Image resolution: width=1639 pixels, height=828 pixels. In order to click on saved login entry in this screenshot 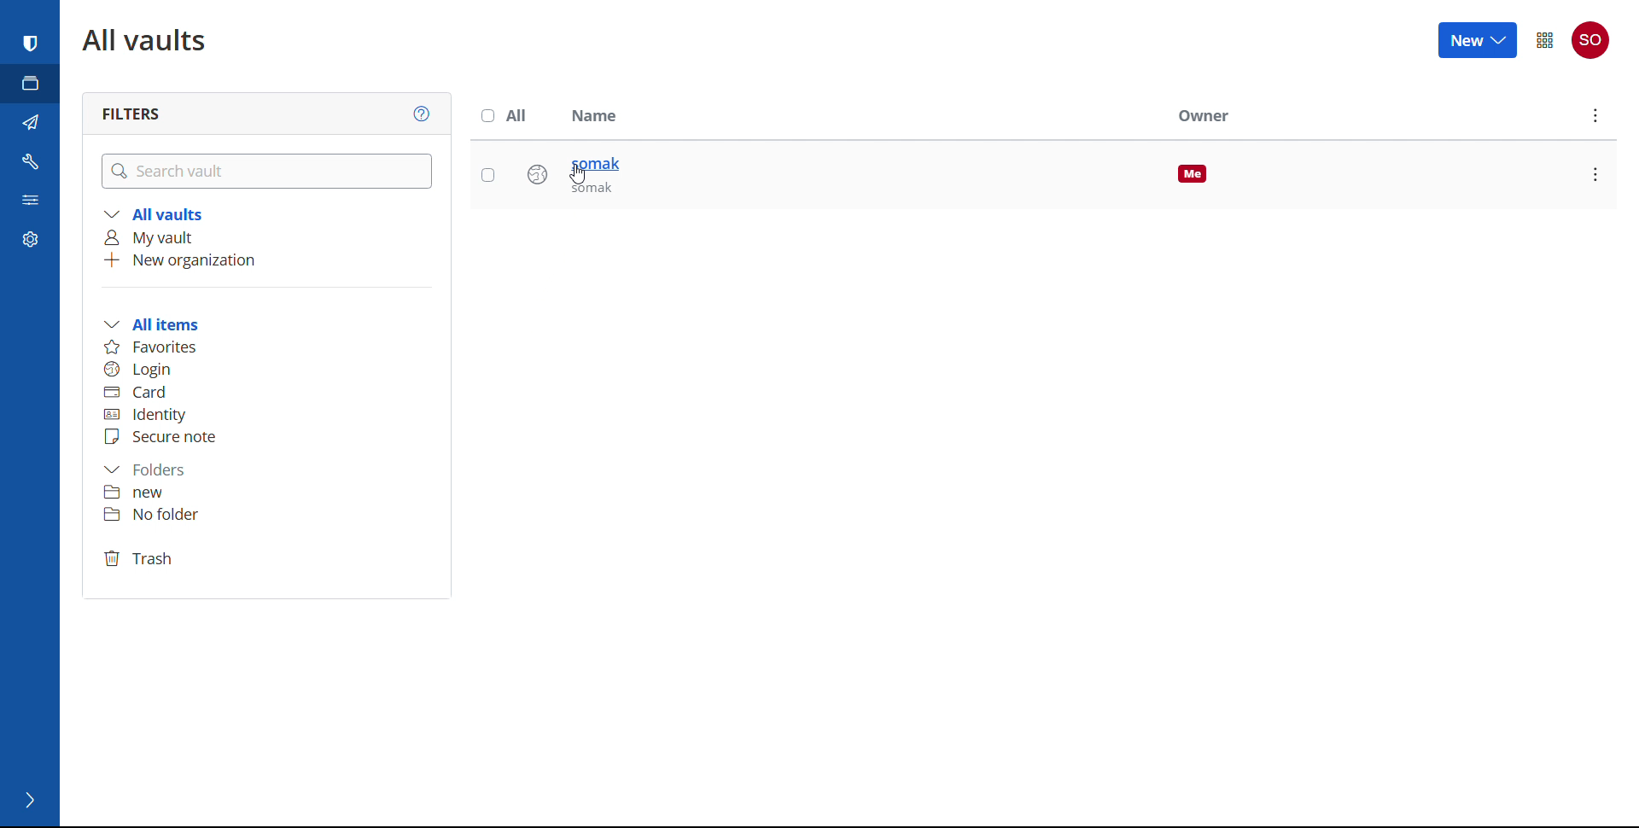, I will do `click(577, 172)`.